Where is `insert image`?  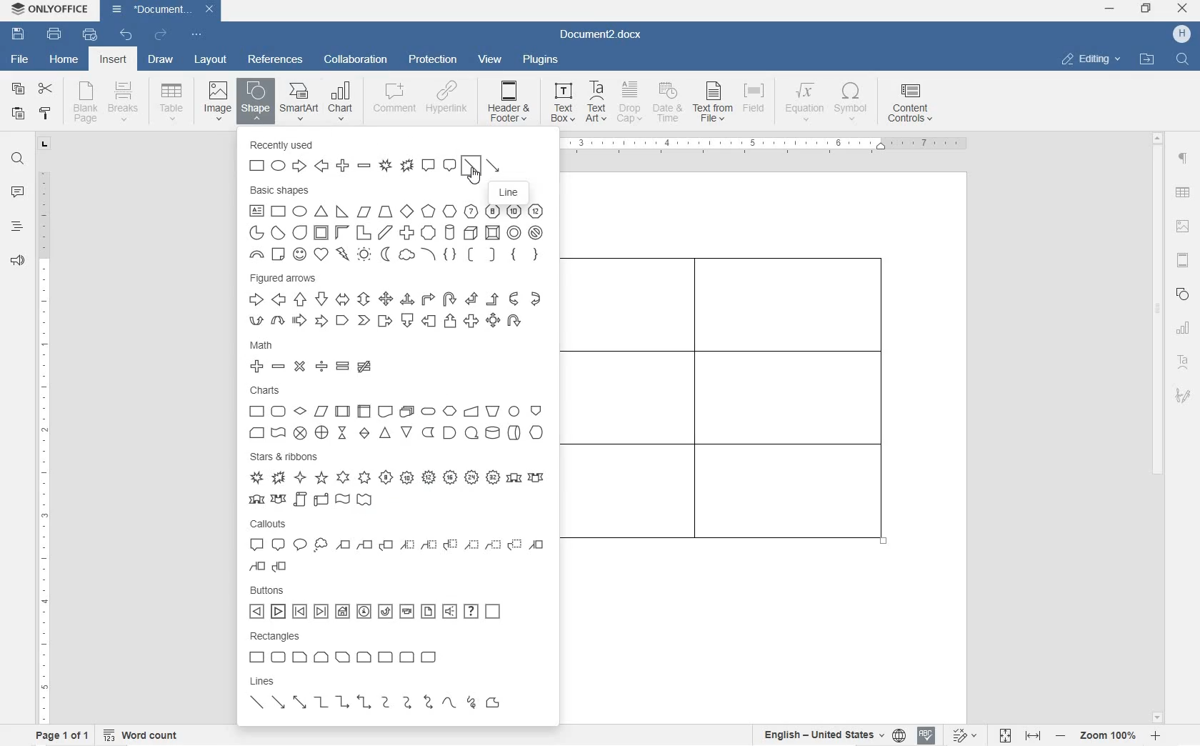 insert image is located at coordinates (218, 99).